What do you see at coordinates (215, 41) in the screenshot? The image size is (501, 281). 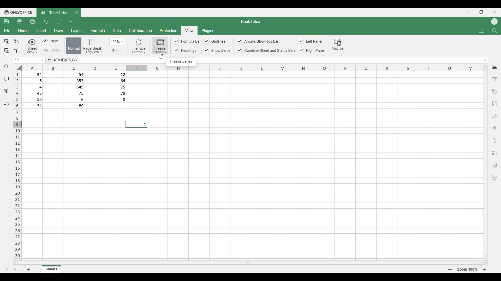 I see `Toggles for each cell` at bounding box center [215, 41].